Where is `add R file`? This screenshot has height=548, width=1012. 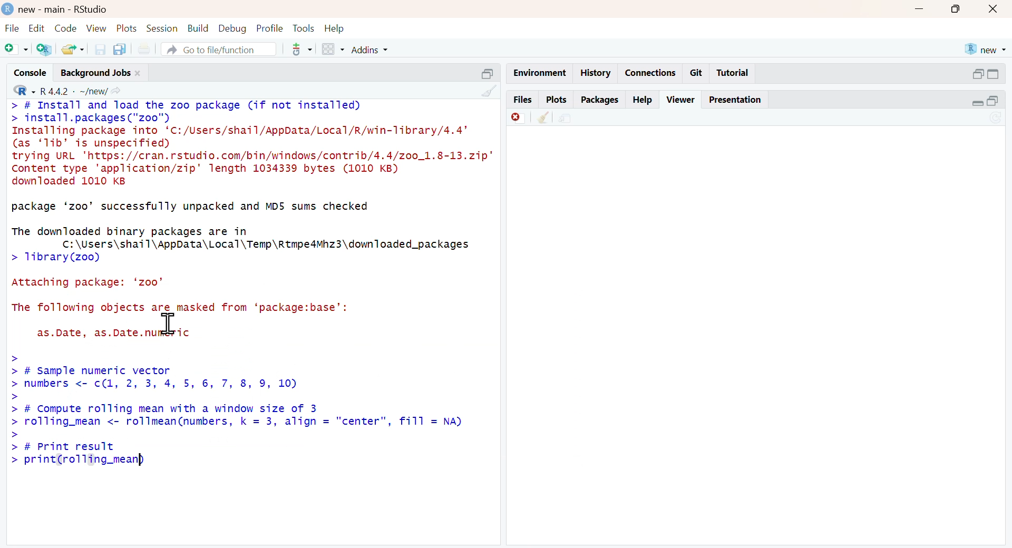 add R file is located at coordinates (45, 48).